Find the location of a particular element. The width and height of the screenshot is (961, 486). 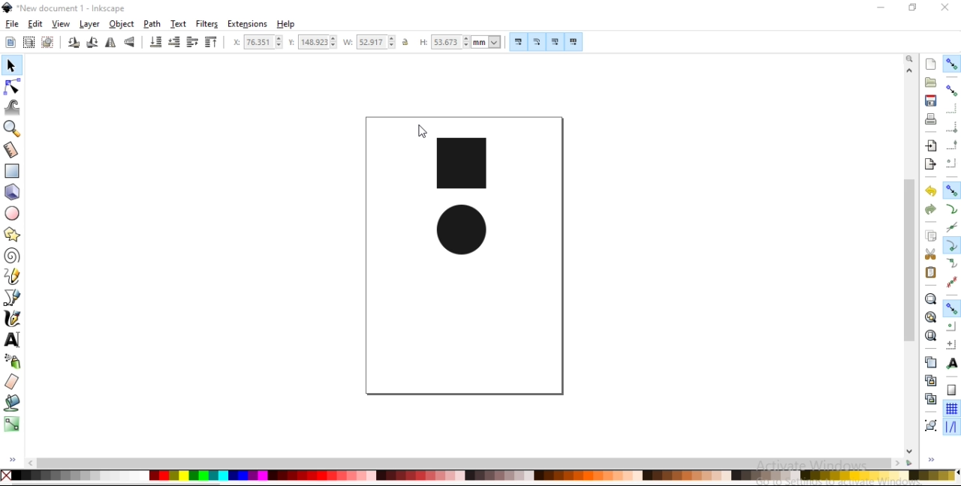

save document is located at coordinates (930, 100).